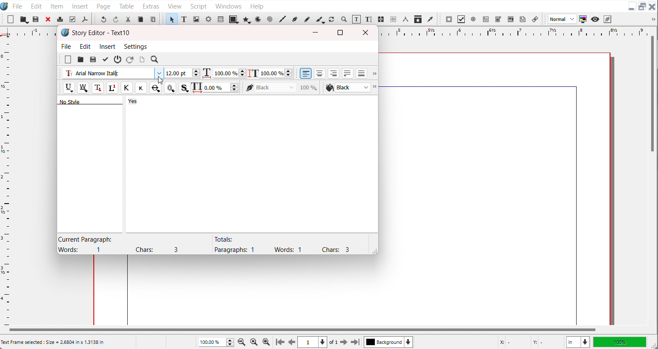 The height and width of the screenshot is (349, 658). What do you see at coordinates (131, 59) in the screenshot?
I see `Reload from the text frame` at bounding box center [131, 59].